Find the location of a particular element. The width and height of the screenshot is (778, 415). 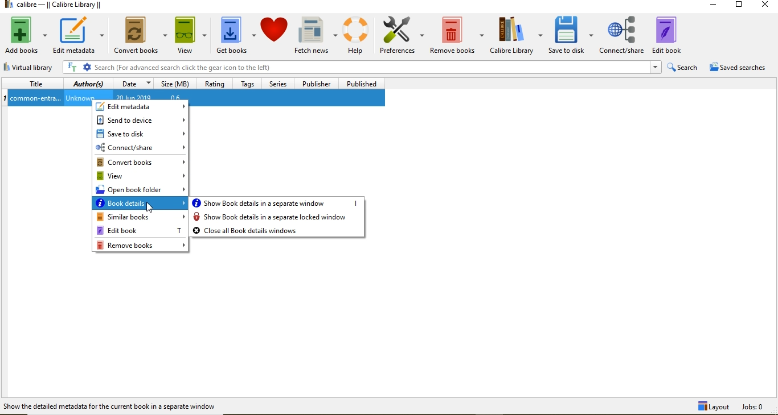

connect/share is located at coordinates (622, 33).